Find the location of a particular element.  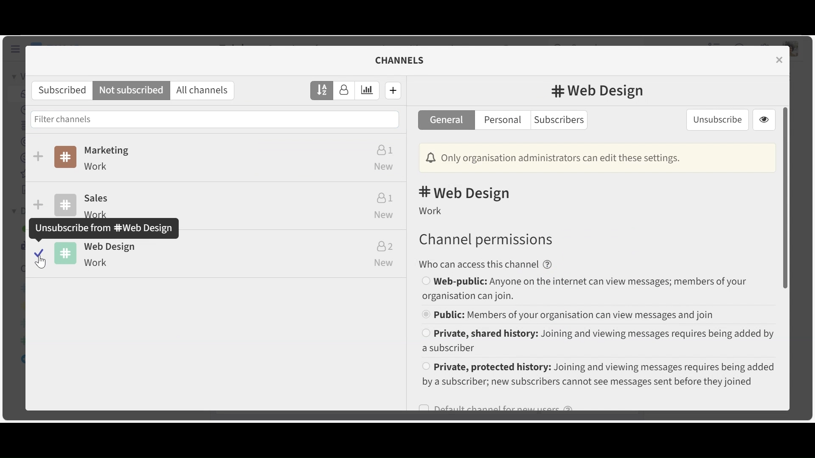

Subscribes is located at coordinates (60, 90).